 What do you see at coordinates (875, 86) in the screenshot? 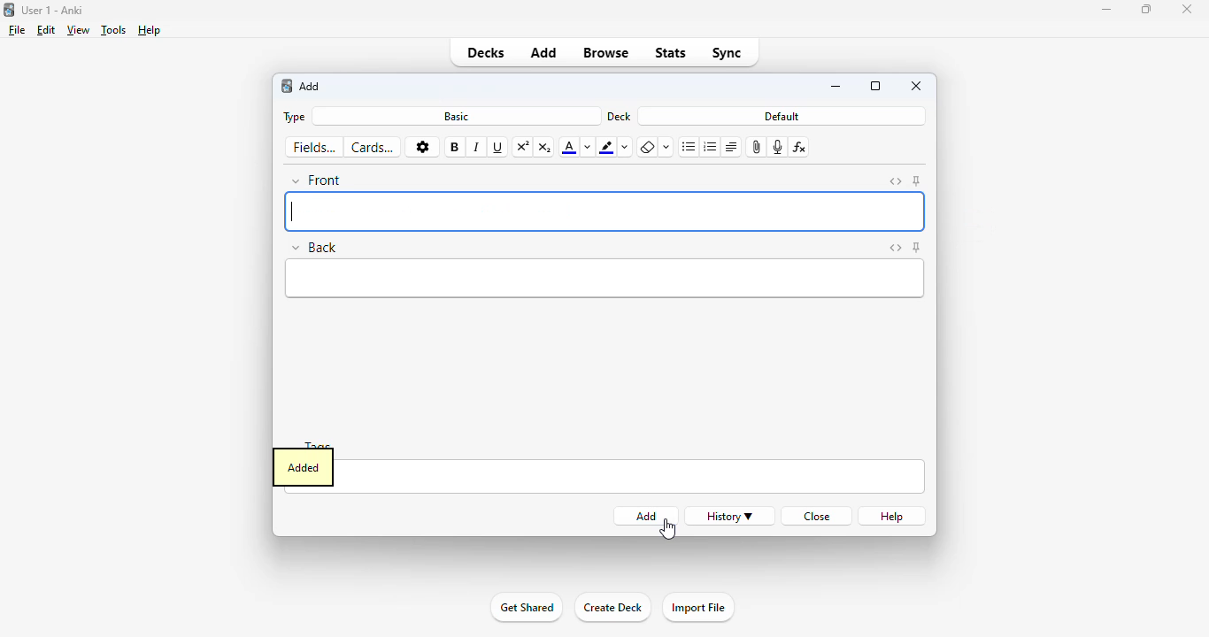
I see `maximize` at bounding box center [875, 86].